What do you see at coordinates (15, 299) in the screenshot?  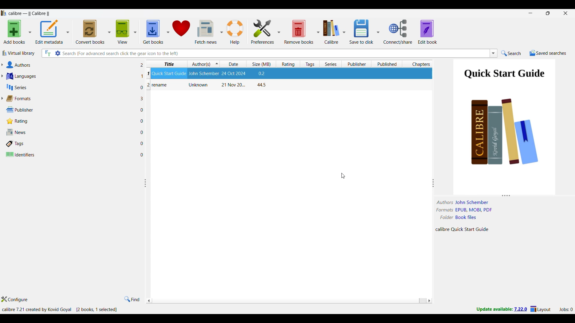 I see `Configure` at bounding box center [15, 299].